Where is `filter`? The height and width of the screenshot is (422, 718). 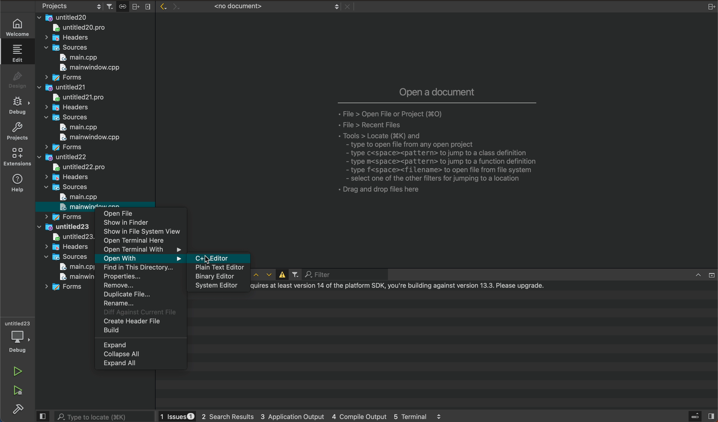
filter is located at coordinates (295, 275).